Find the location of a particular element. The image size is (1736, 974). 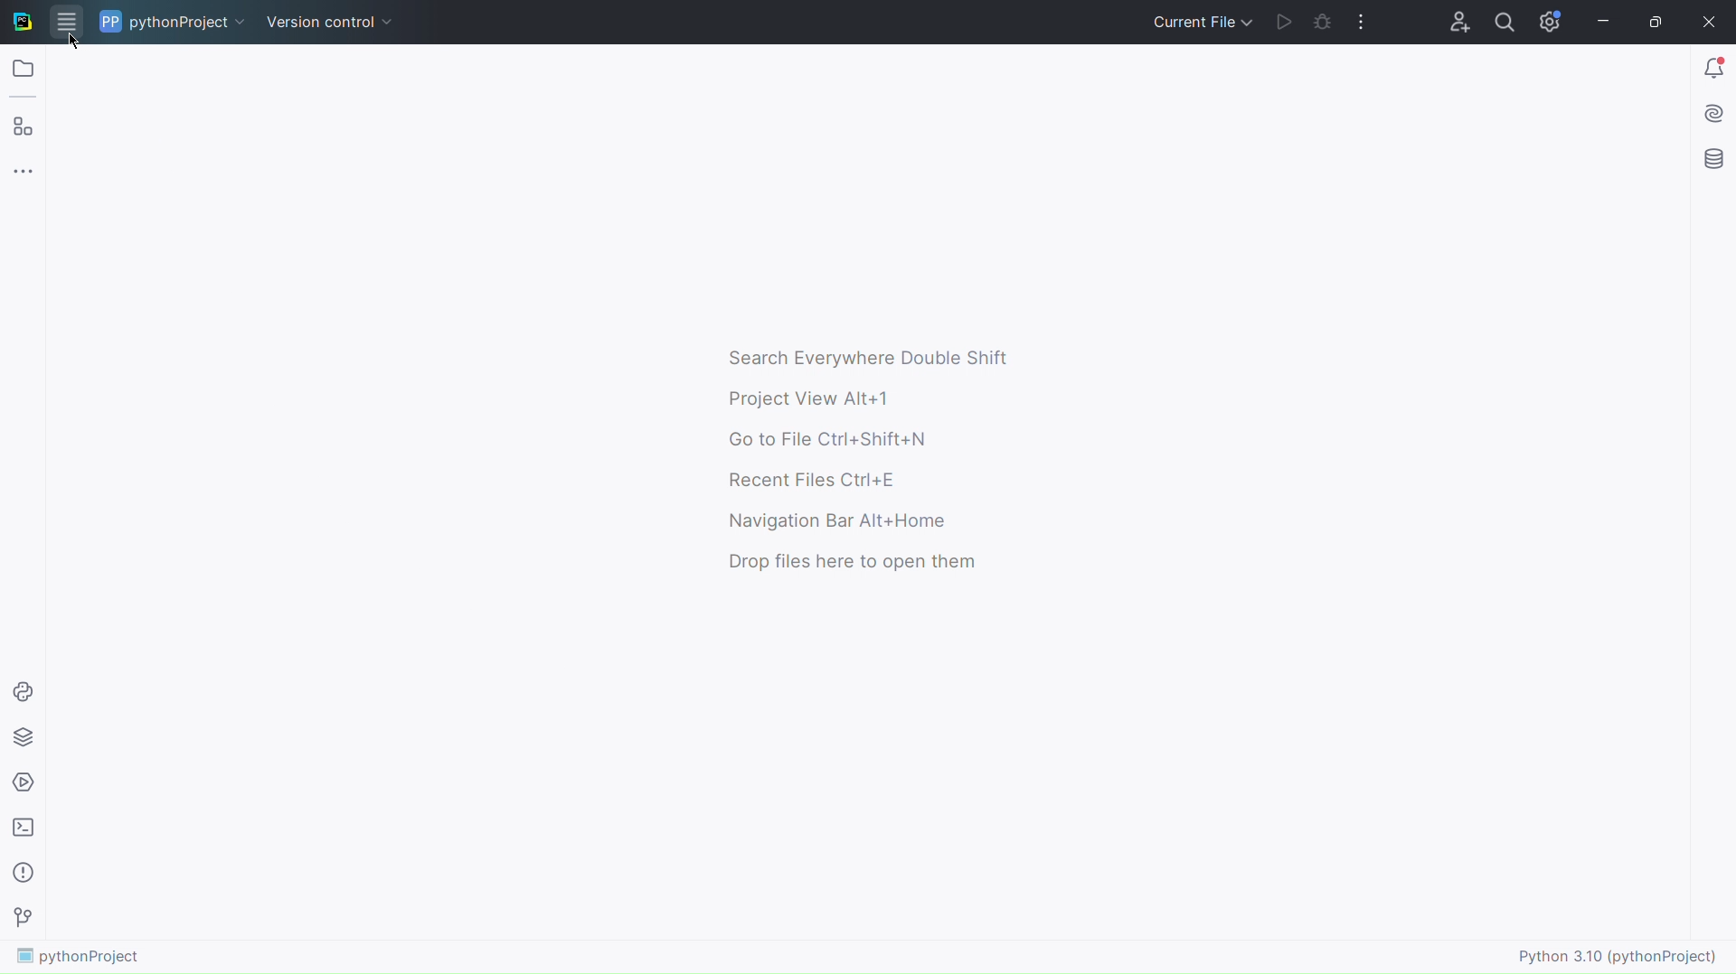

Python Packages is located at coordinates (24, 735).